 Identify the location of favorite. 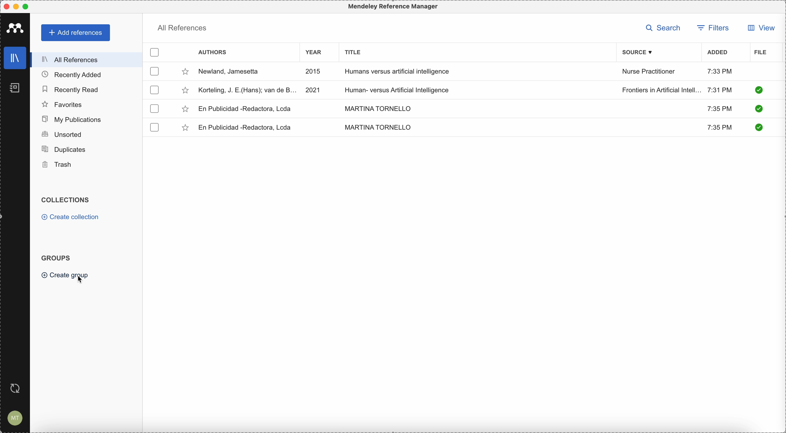
(185, 91).